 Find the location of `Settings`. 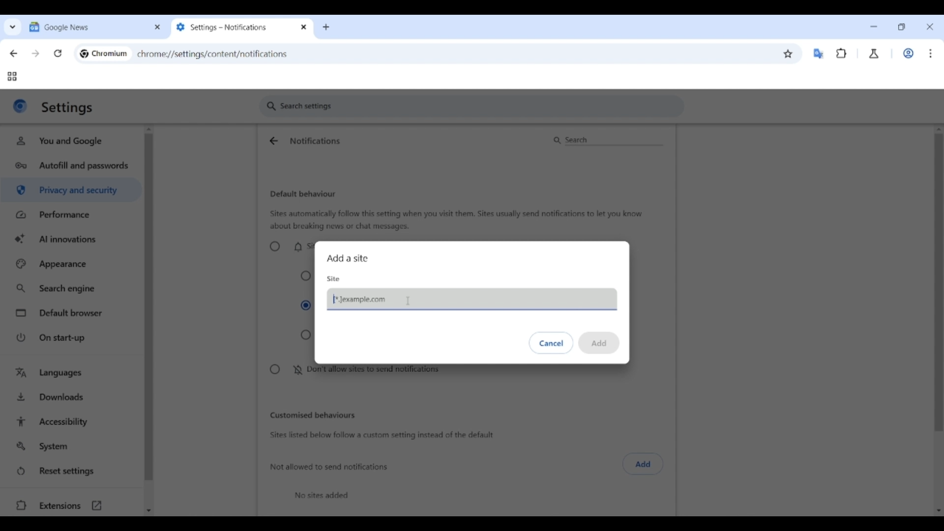

Settings is located at coordinates (68, 108).